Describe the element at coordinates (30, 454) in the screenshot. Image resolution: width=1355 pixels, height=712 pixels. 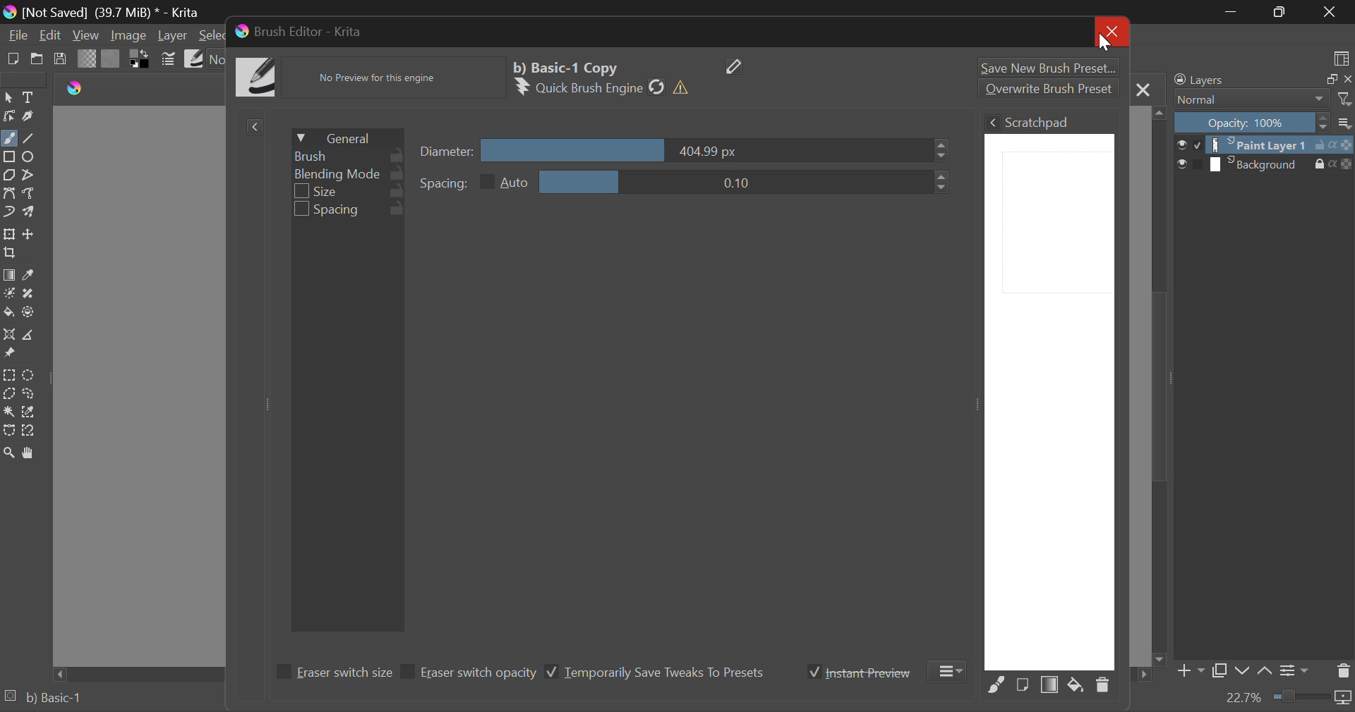
I see `Pan` at that location.